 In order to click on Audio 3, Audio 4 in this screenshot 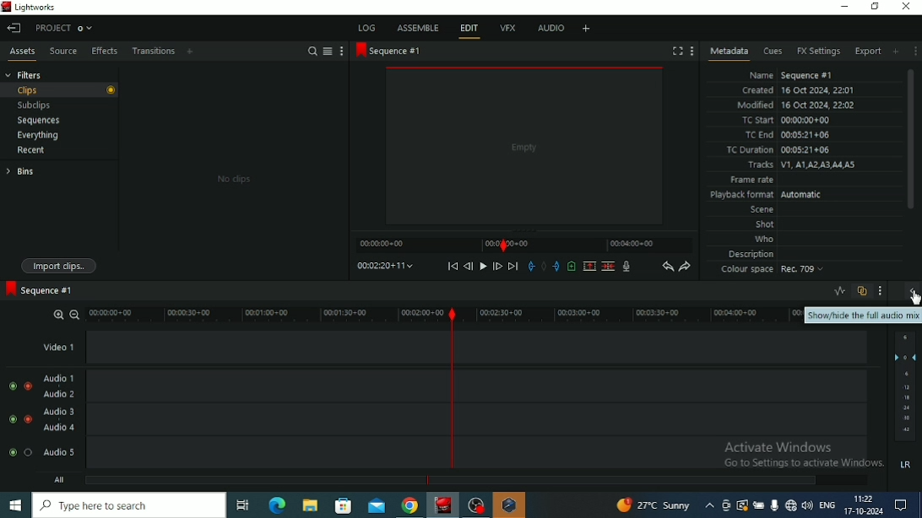, I will do `click(457, 419)`.